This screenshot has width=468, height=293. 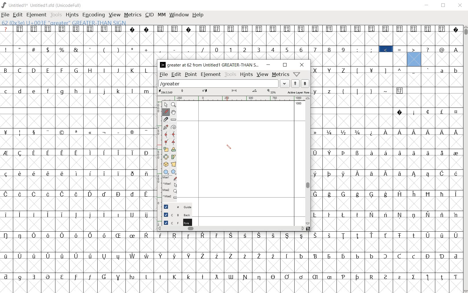 I want to click on restore down, so click(x=444, y=5).